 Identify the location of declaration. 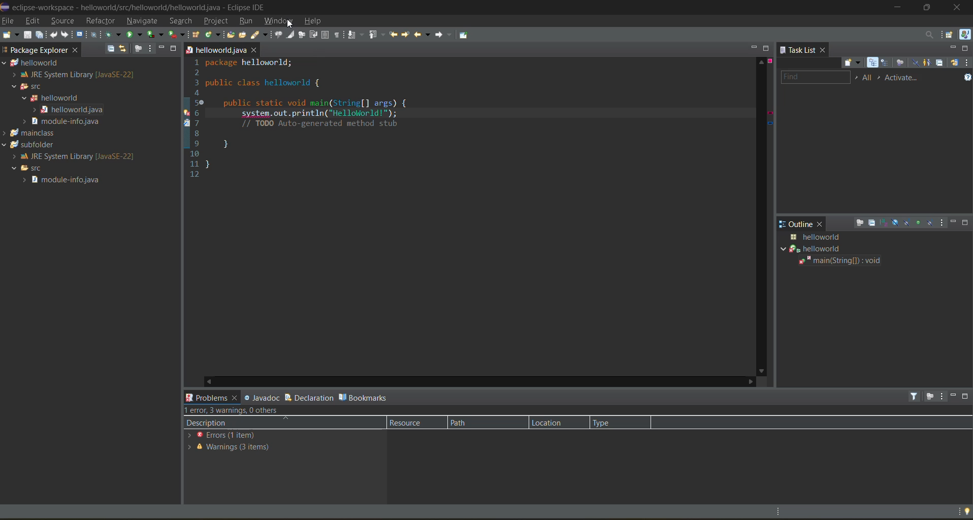
(312, 397).